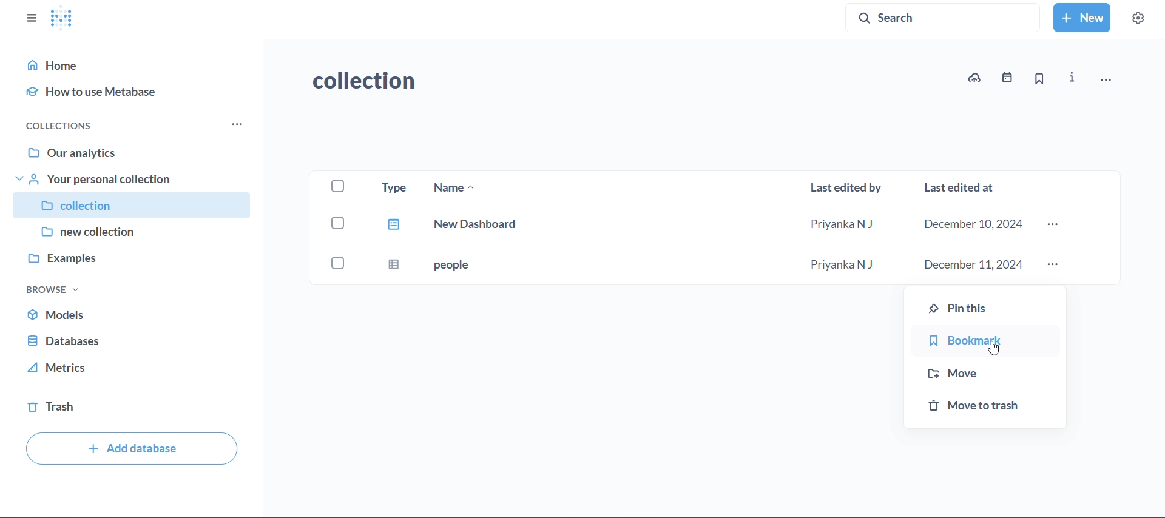  I want to click on type, so click(388, 229).